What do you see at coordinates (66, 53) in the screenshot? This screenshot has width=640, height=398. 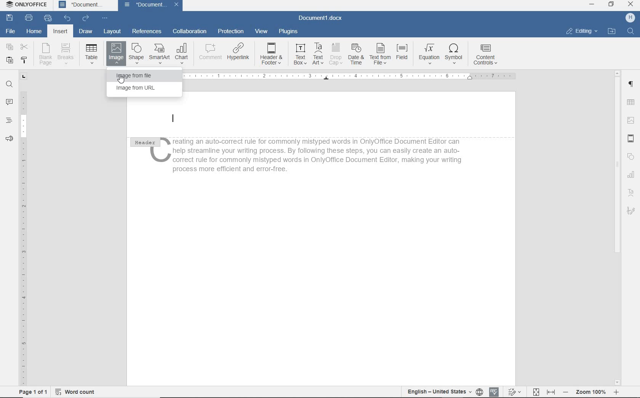 I see `BREAKS` at bounding box center [66, 53].